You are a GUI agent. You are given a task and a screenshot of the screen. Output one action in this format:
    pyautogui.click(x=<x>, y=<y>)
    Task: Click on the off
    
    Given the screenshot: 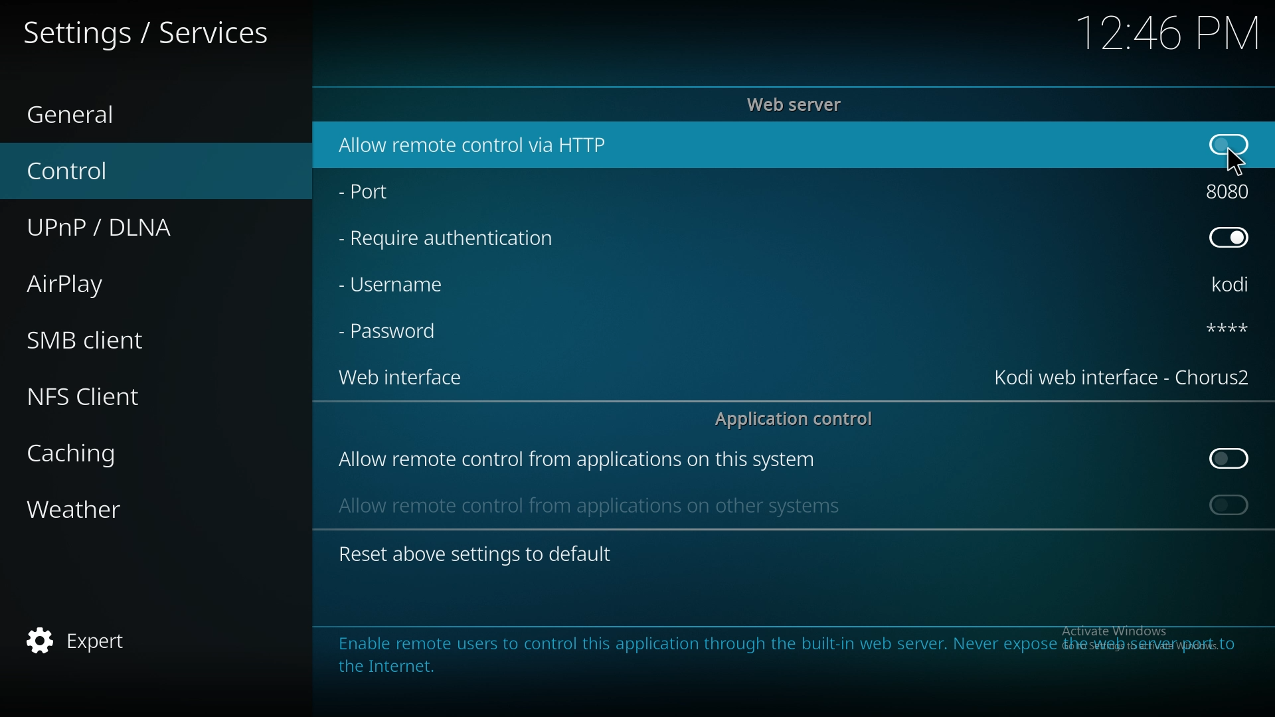 What is the action you would take?
    pyautogui.click(x=1229, y=236)
    